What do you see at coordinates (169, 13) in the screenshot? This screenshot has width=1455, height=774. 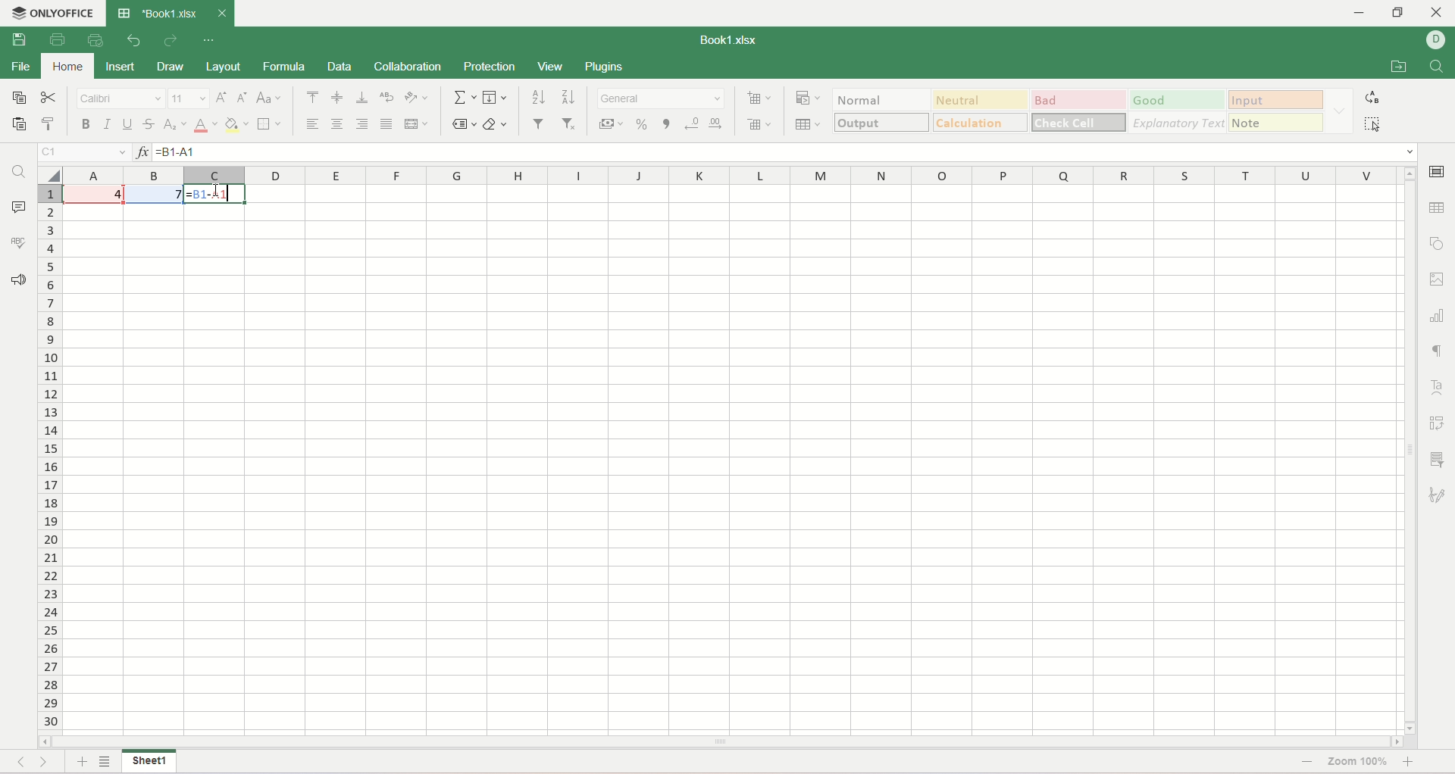 I see `book1.docx` at bounding box center [169, 13].